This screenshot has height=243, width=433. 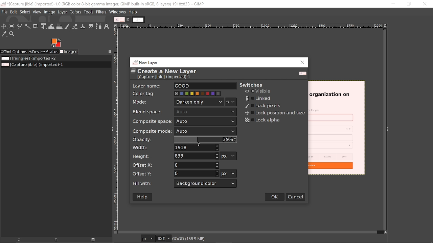 What do you see at coordinates (37, 12) in the screenshot?
I see `View` at bounding box center [37, 12].